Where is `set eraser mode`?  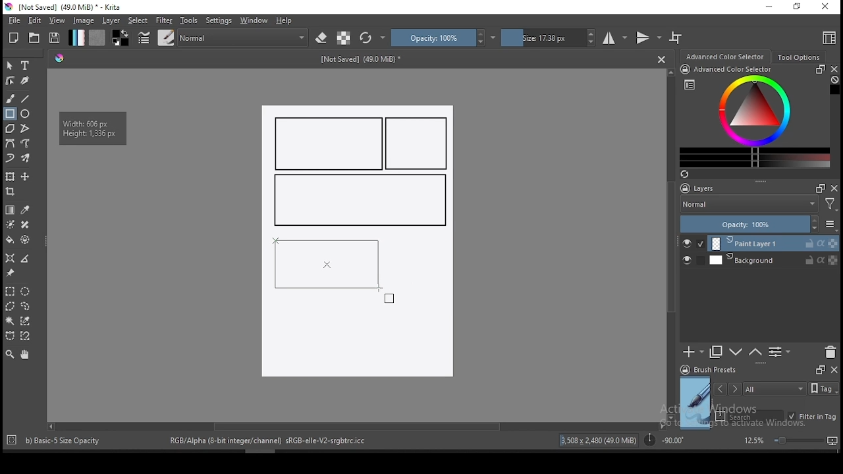 set eraser mode is located at coordinates (323, 38).